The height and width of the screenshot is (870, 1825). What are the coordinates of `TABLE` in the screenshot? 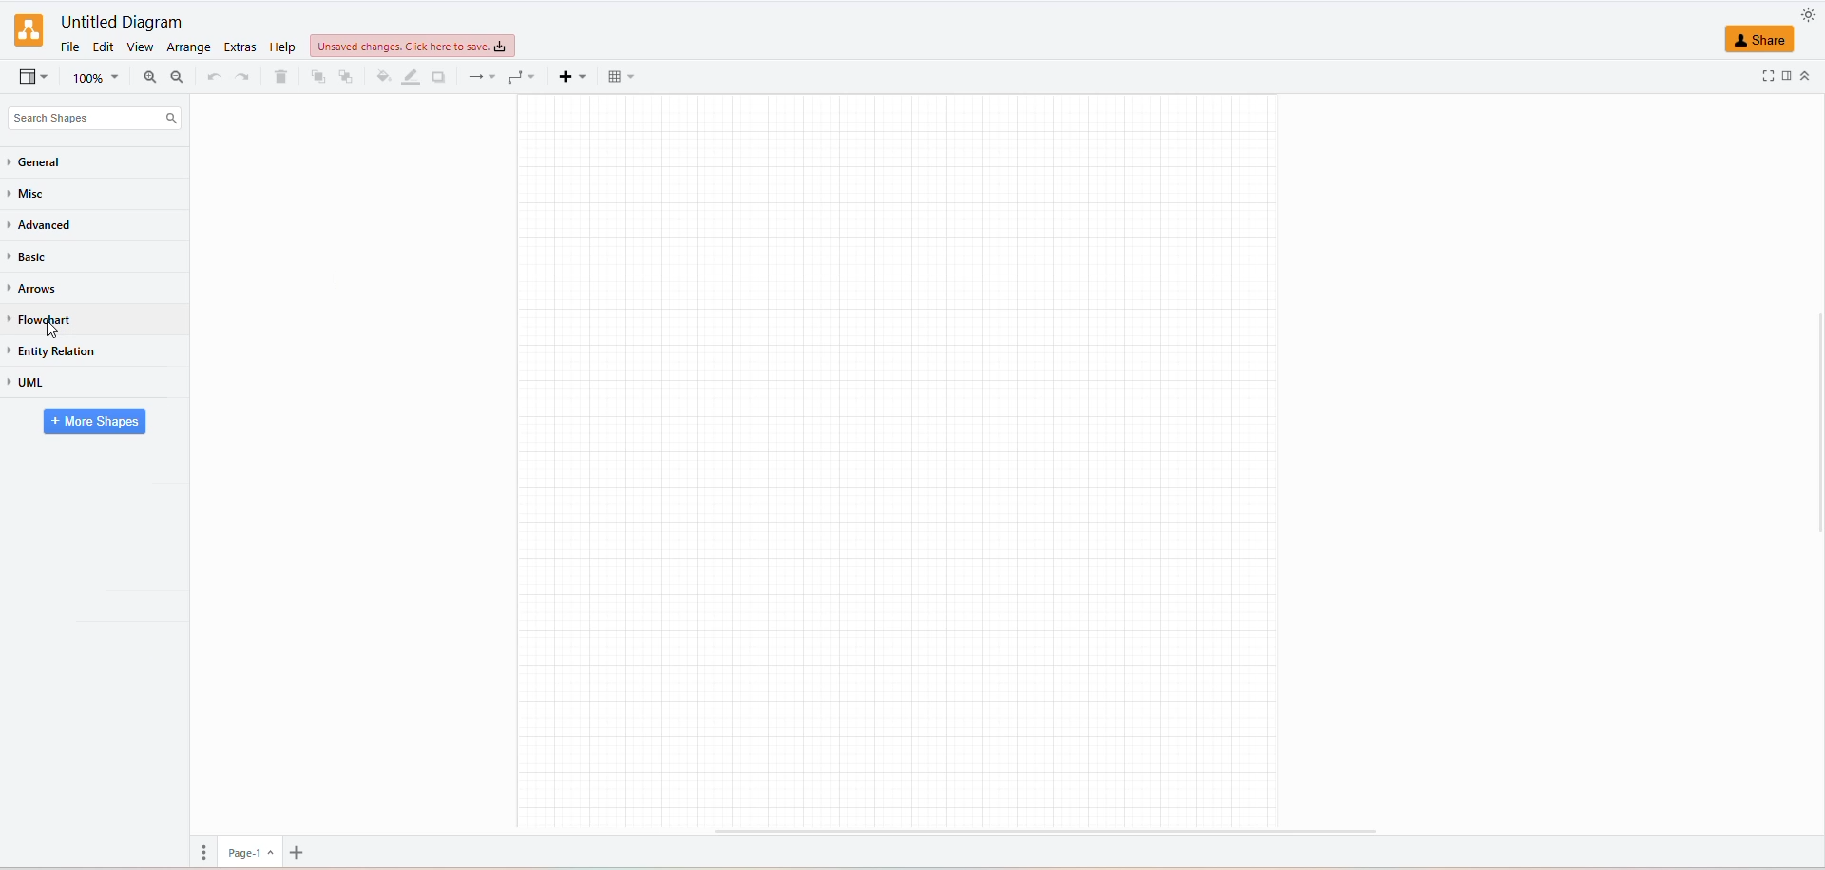 It's located at (616, 76).